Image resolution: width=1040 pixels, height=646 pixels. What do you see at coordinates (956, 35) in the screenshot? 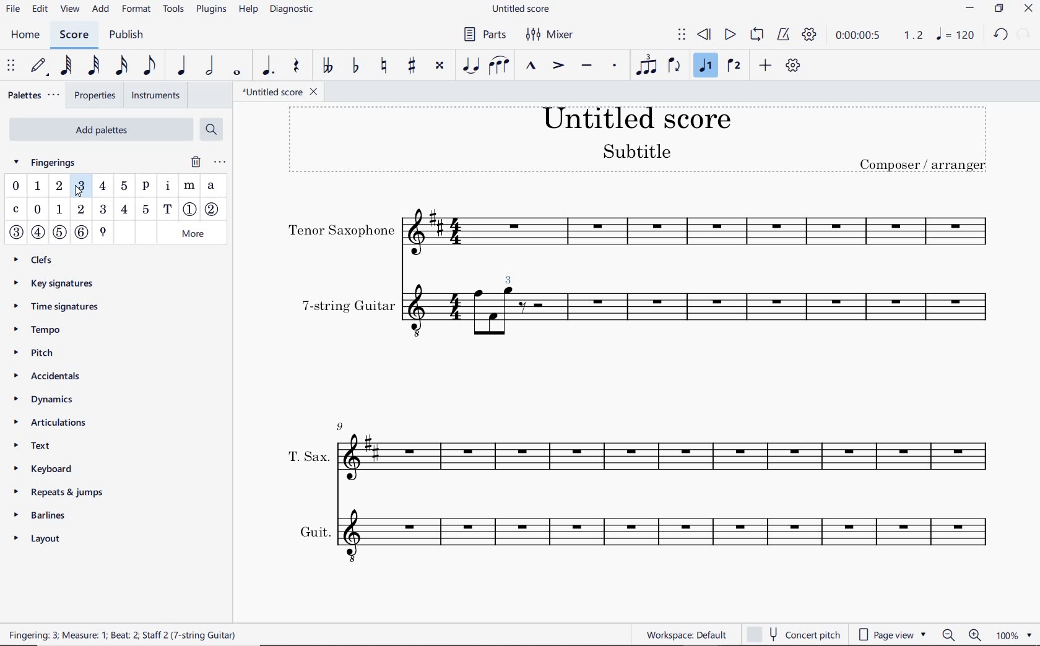
I see `NOTE` at bounding box center [956, 35].